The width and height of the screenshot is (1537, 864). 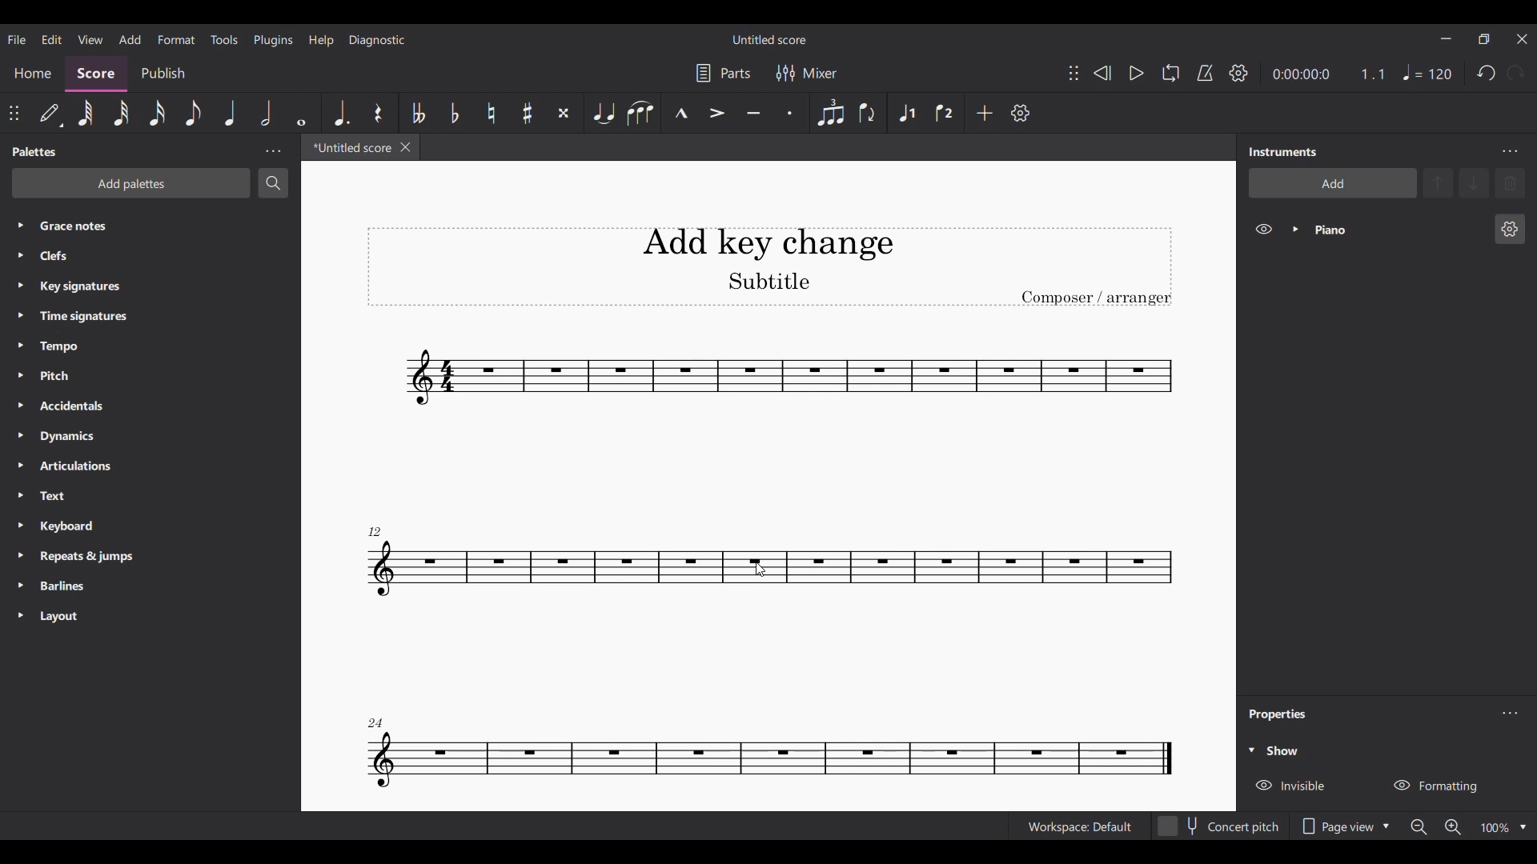 What do you see at coordinates (1283, 150) in the screenshot?
I see `Title of right panel` at bounding box center [1283, 150].